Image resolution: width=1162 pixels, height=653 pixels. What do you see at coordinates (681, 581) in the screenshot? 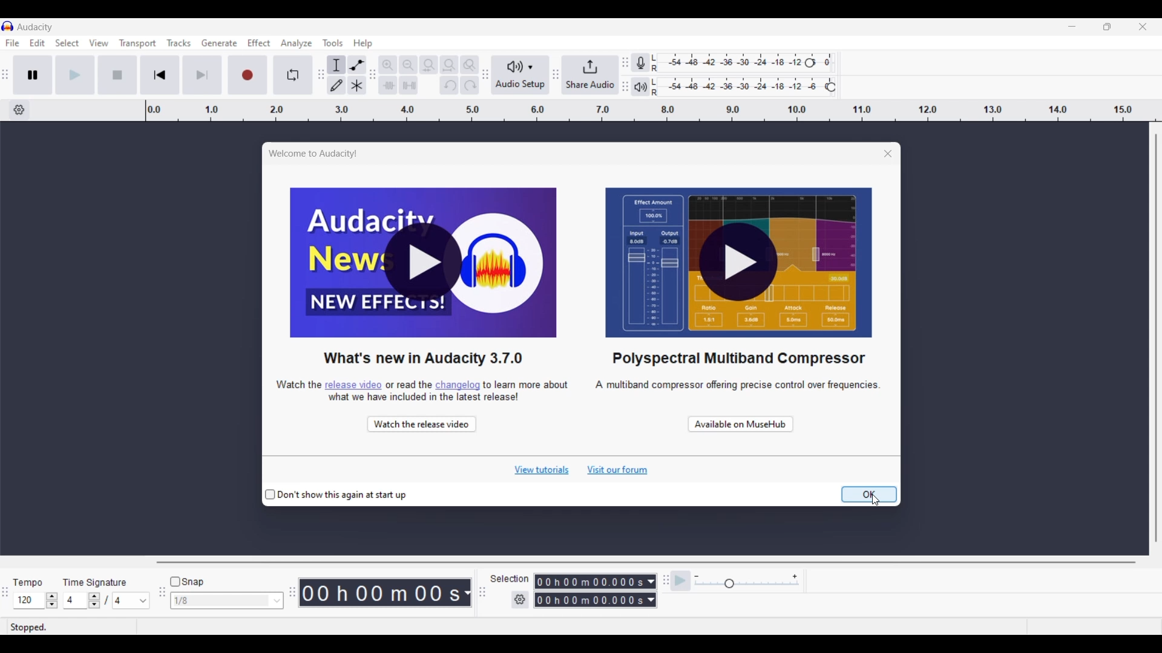
I see `Play-at-speed/Play-at-speed once` at bounding box center [681, 581].